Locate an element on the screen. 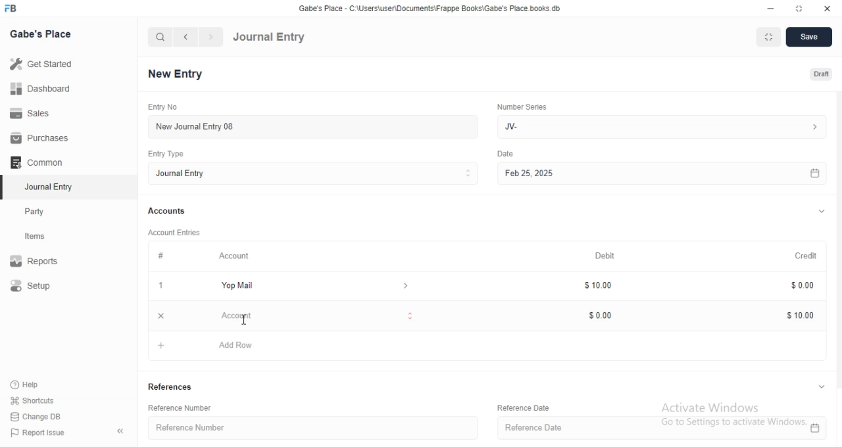  navigate forward is located at coordinates (211, 37).